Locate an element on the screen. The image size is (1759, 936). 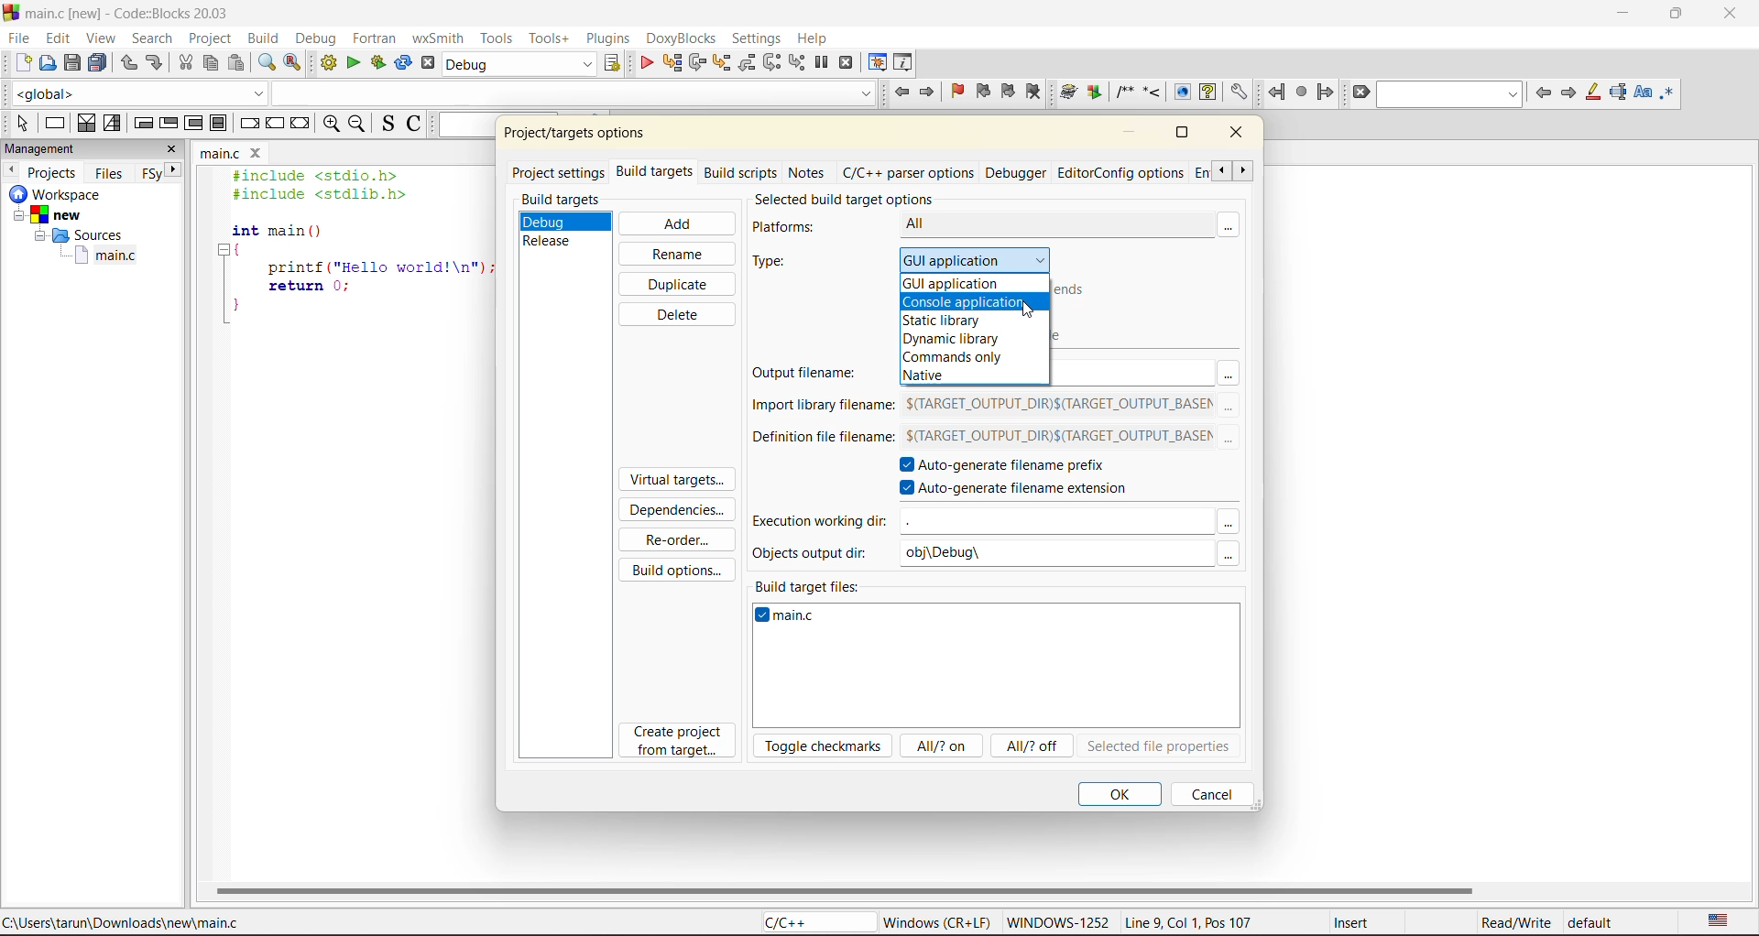
build targets is located at coordinates (563, 200).